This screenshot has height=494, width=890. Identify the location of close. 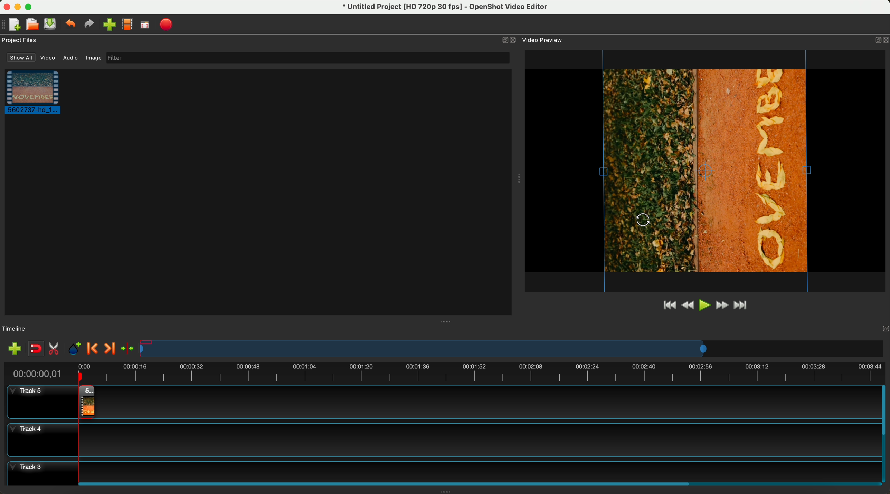
(514, 41).